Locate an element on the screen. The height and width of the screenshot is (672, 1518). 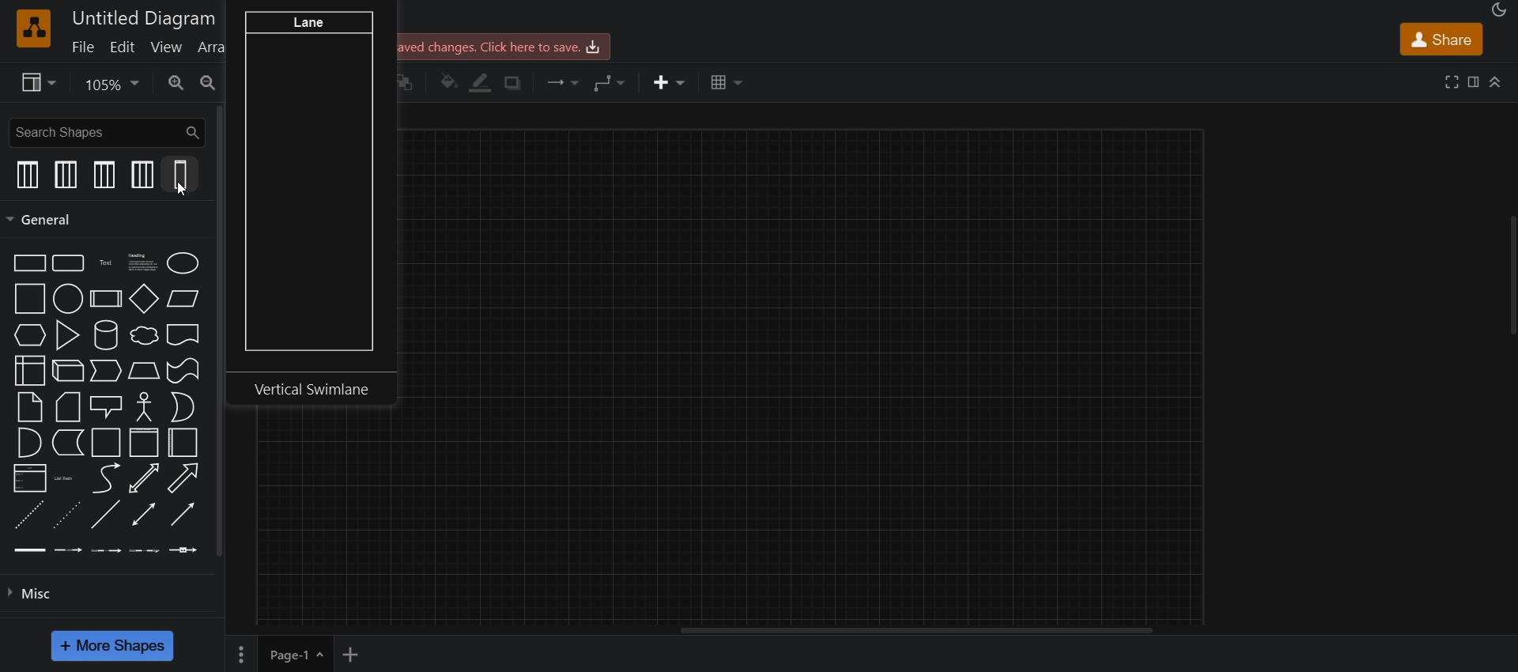
appearance is located at coordinates (1497, 10).